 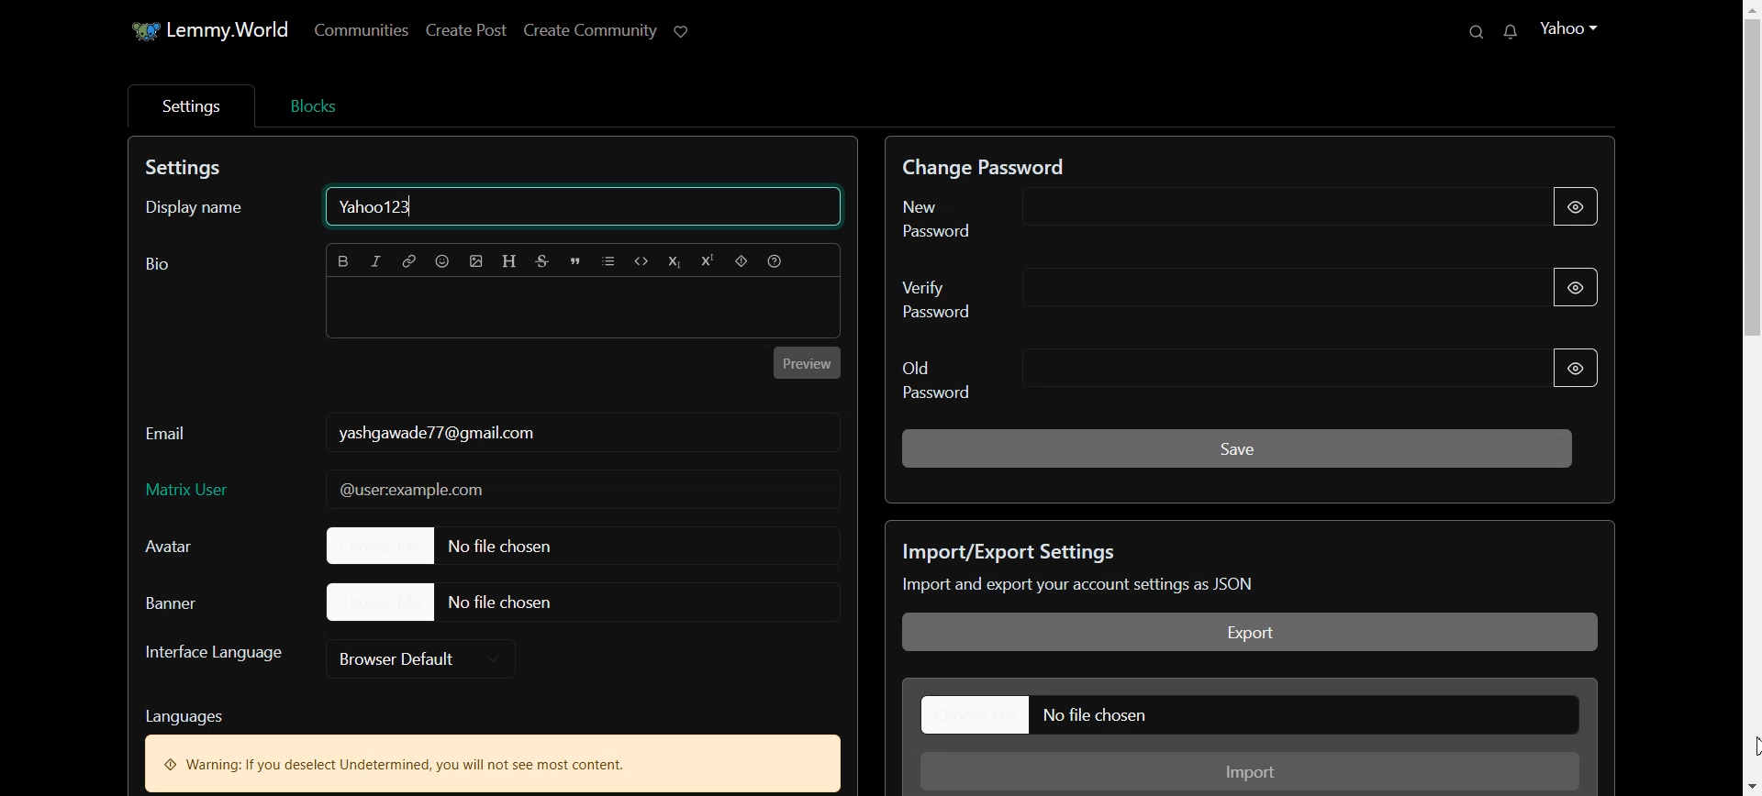 What do you see at coordinates (188, 170) in the screenshot?
I see `Text` at bounding box center [188, 170].